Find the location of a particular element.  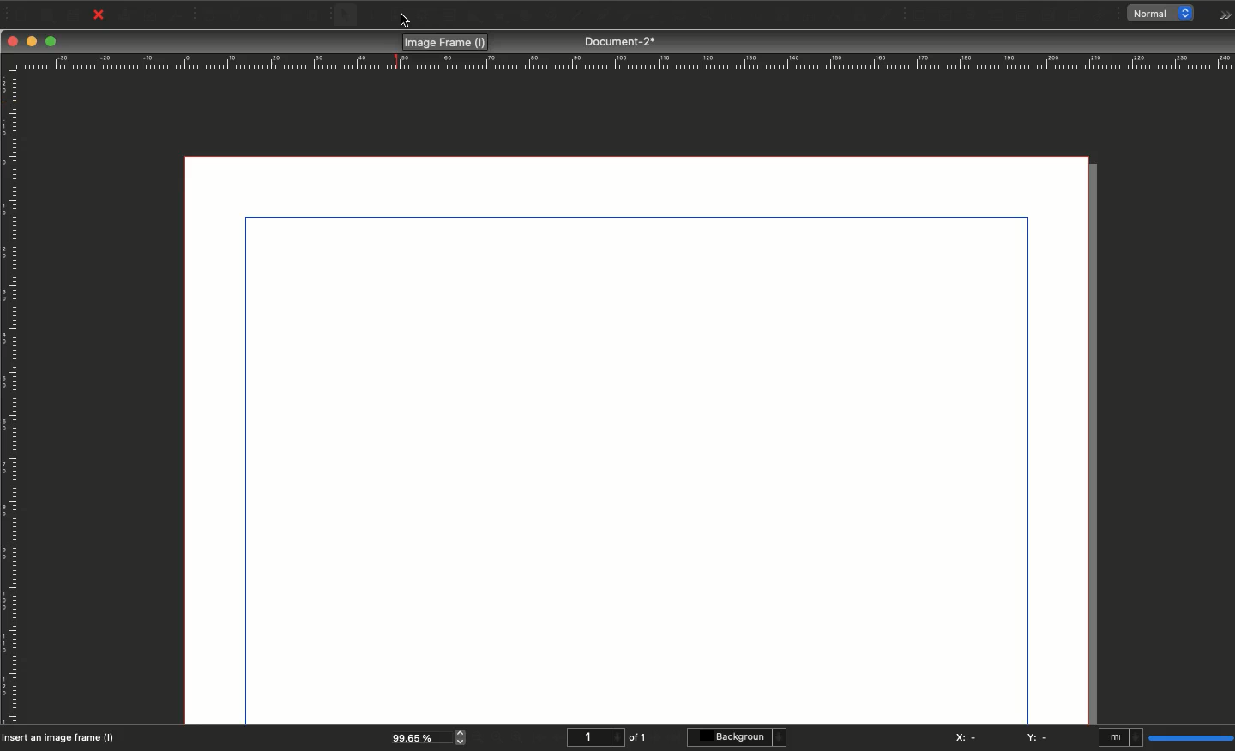

Paste is located at coordinates (318, 15).